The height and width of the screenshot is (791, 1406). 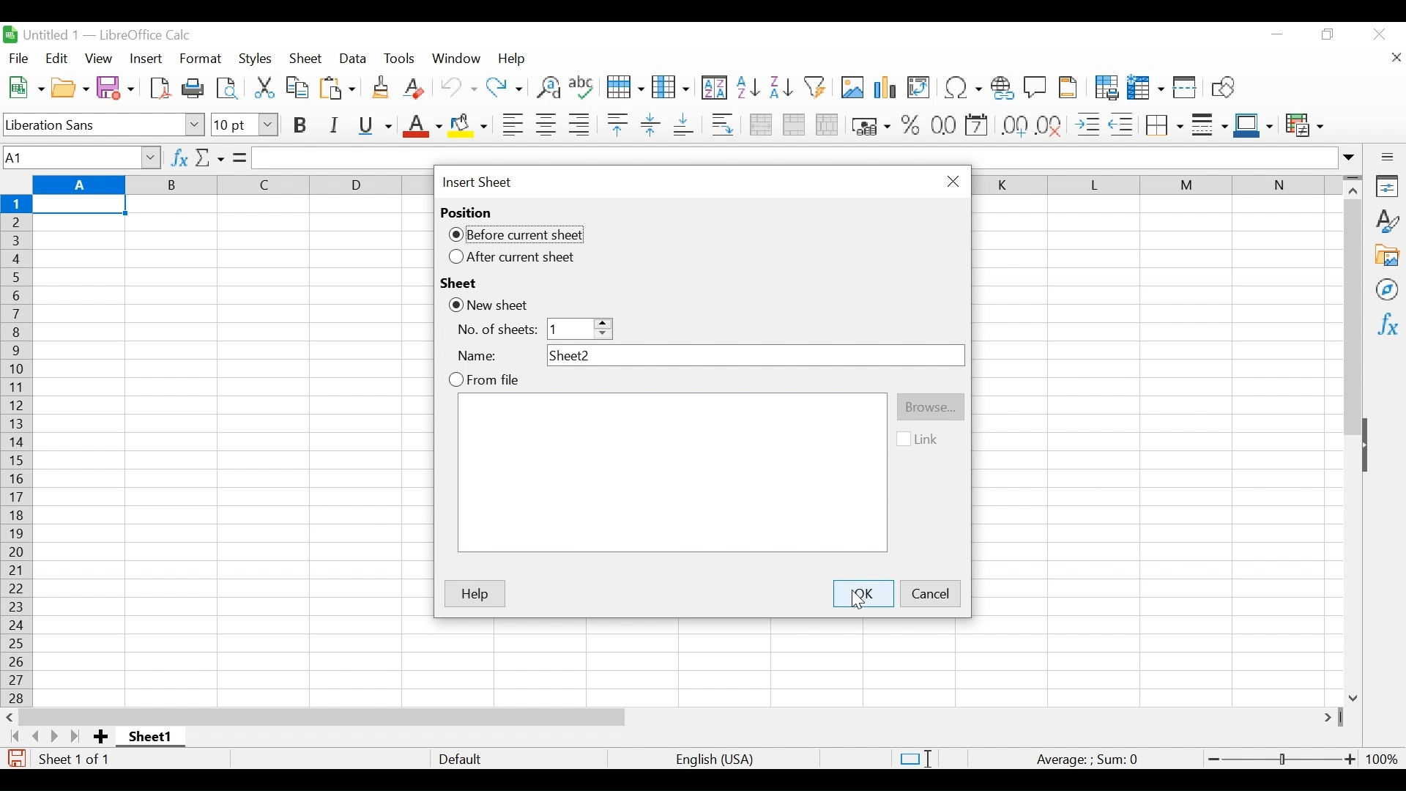 I want to click on Clear Direct Formatting, so click(x=416, y=89).